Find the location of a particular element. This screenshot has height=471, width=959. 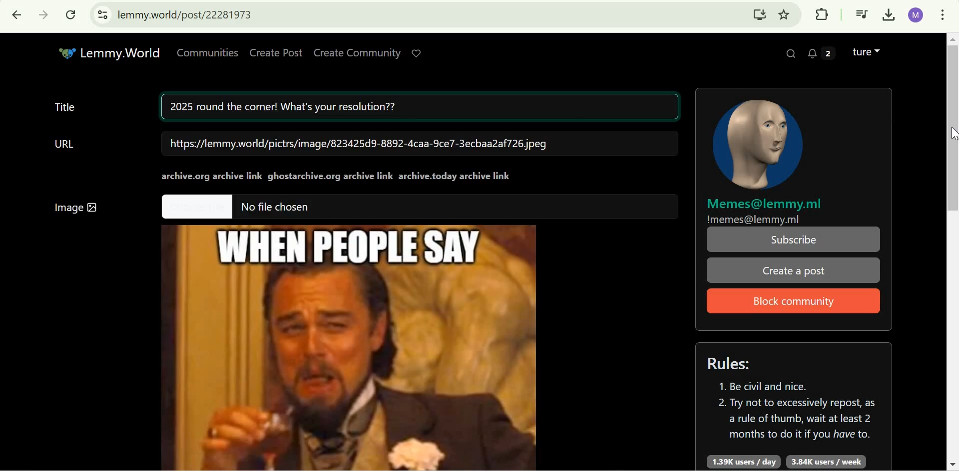

Click to go back, hold to see history is located at coordinates (17, 15).